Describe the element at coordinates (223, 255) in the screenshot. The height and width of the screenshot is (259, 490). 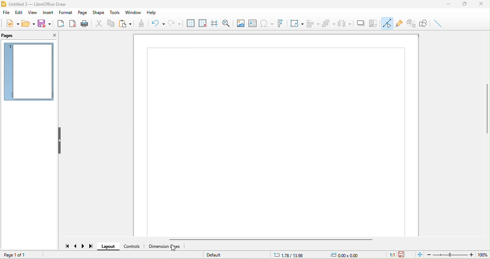
I see `default` at that location.